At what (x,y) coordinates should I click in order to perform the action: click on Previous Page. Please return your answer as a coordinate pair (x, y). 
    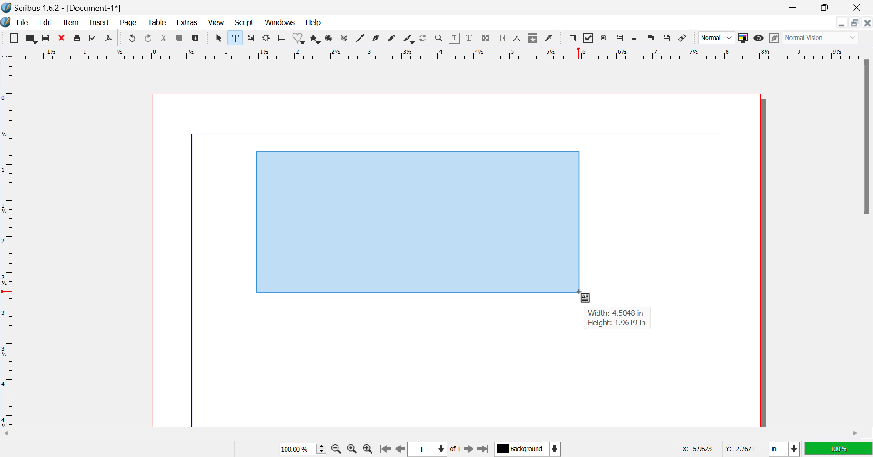
    Looking at the image, I should click on (399, 449).